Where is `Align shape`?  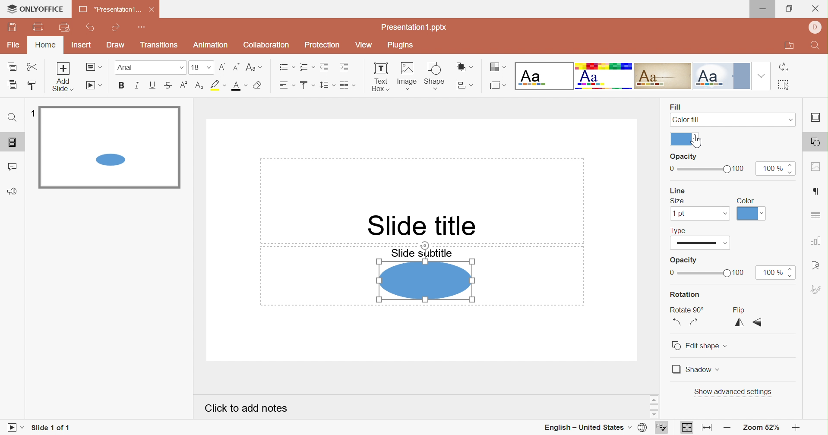
Align shape is located at coordinates (464, 85).